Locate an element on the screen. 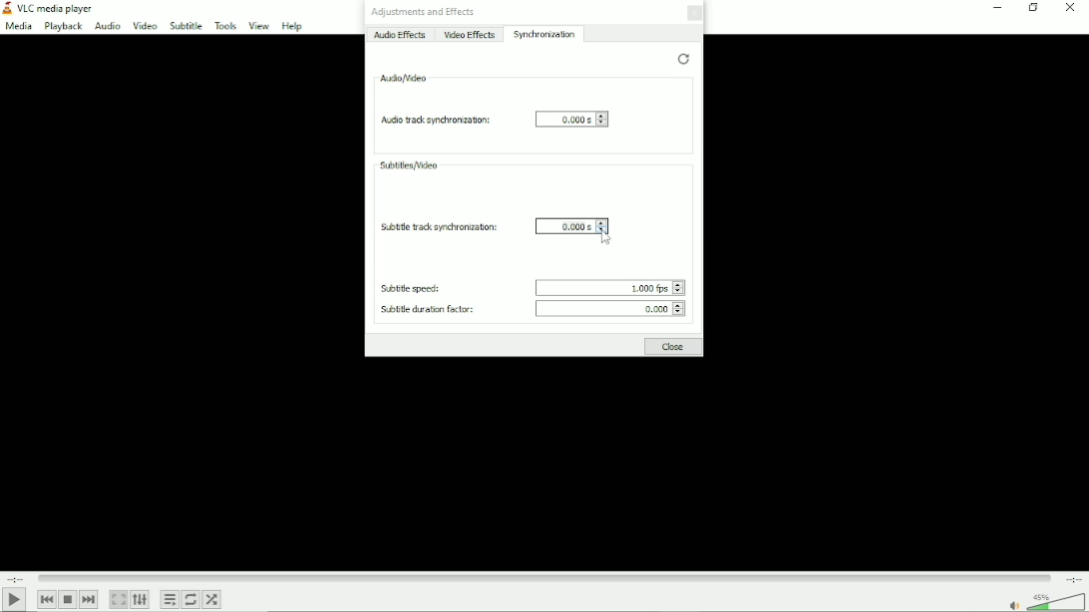  Toggle video in fullscreen is located at coordinates (119, 599).